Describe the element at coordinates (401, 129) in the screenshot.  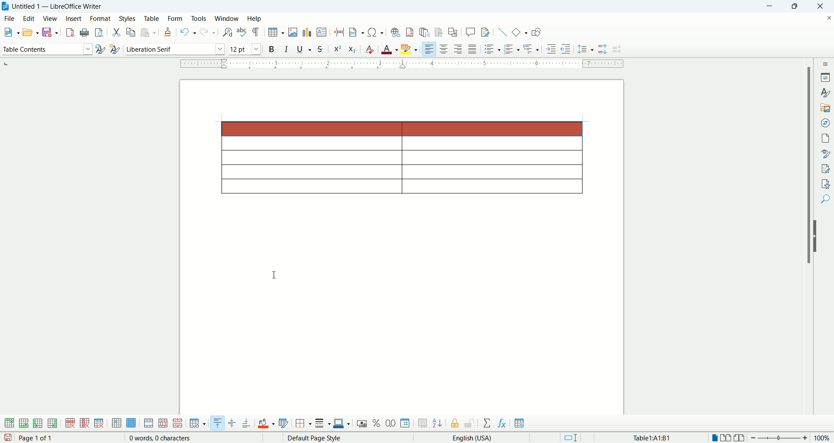
I see `changed cells` at that location.